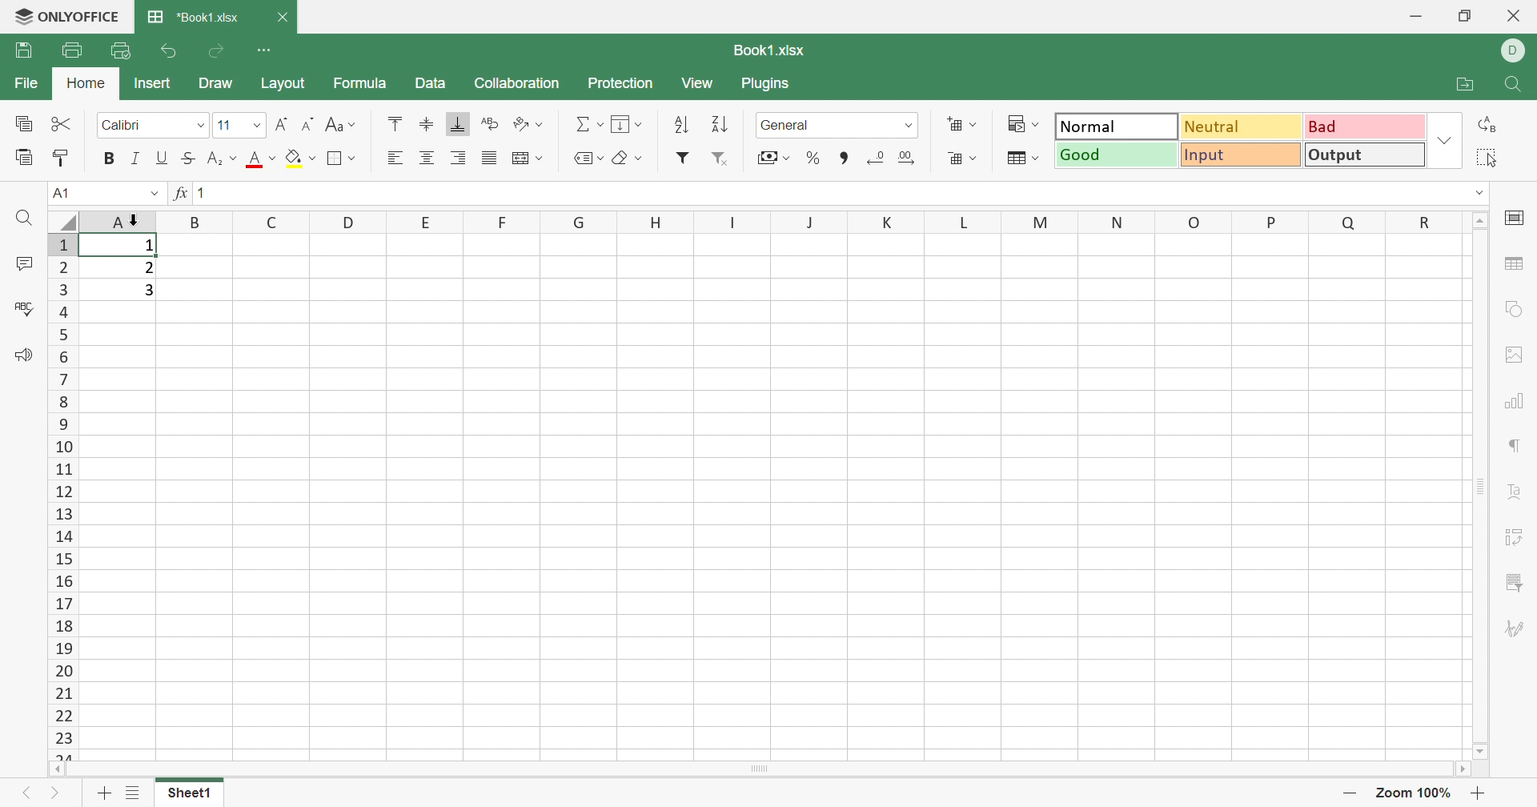 The image size is (1537, 807). I want to click on Wrap text, so click(492, 122).